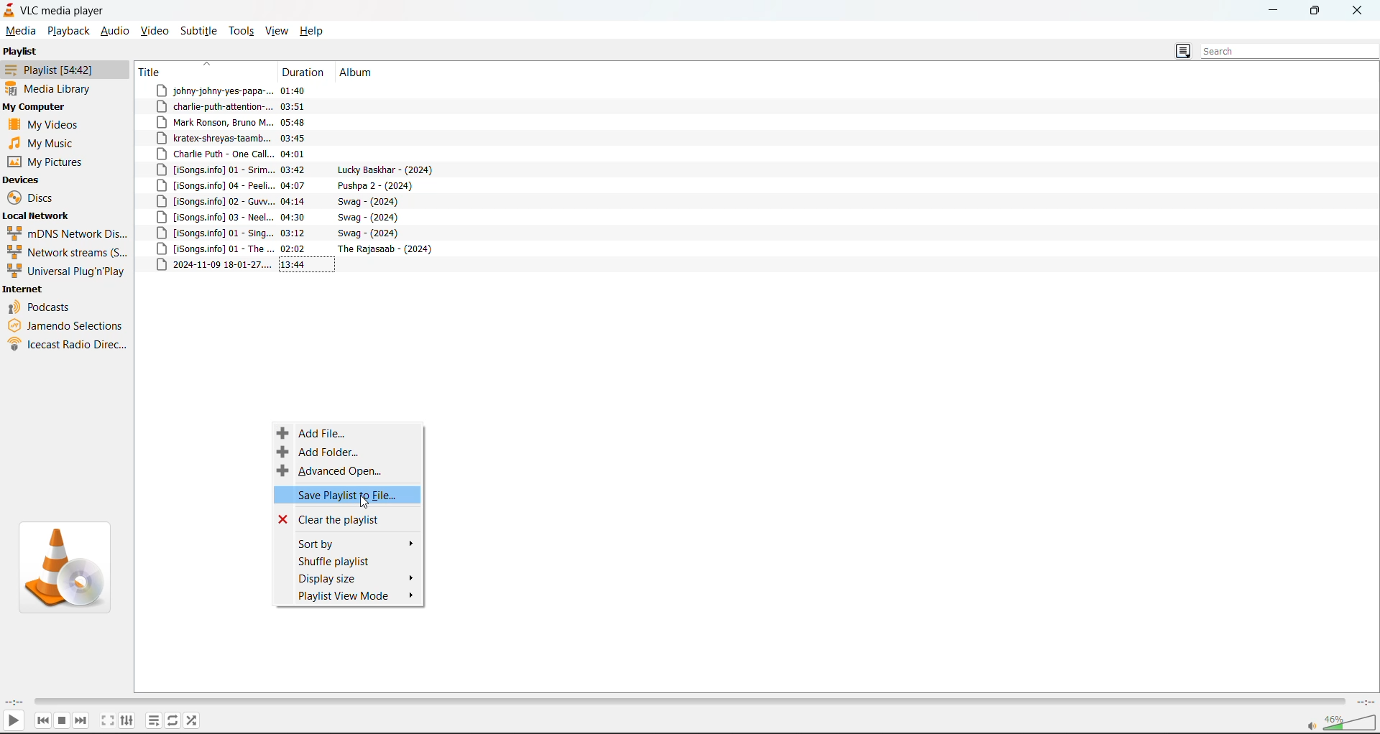 The image size is (1380, 734). Describe the element at coordinates (1271, 9) in the screenshot. I see `minimize` at that location.